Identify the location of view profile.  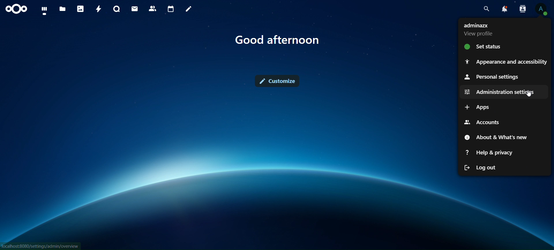
(542, 10).